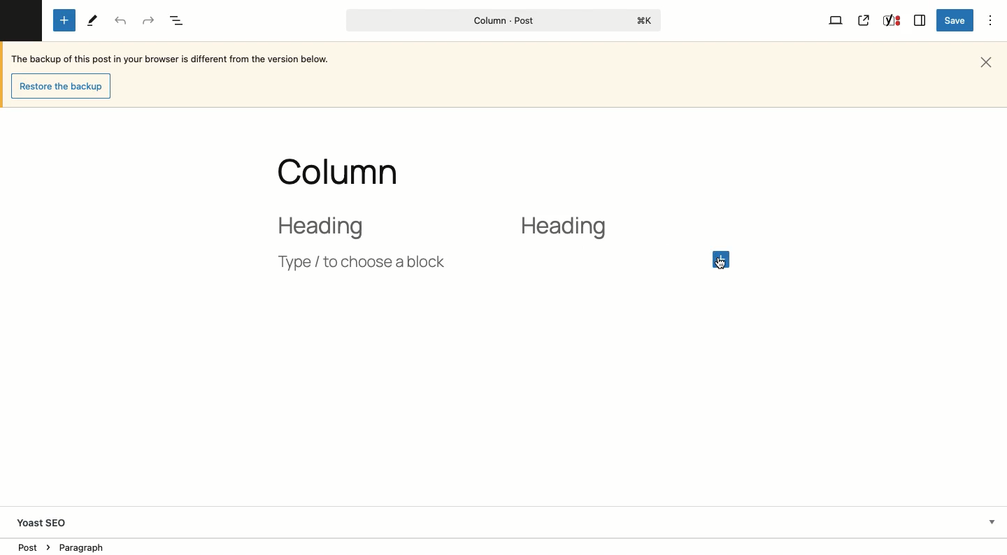 This screenshot has height=555, width=1007. Describe the element at coordinates (48, 523) in the screenshot. I see `Yoast SEO` at that location.